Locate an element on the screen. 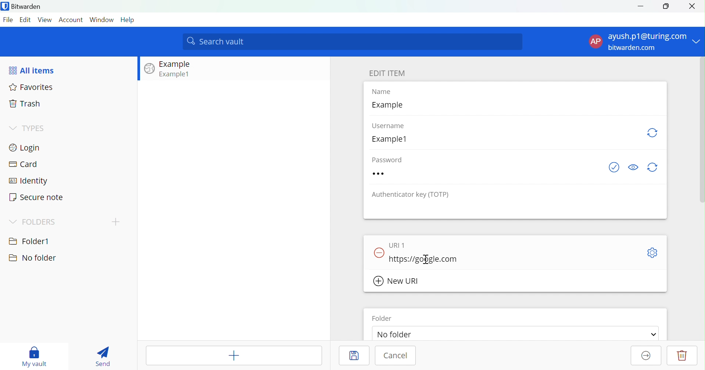 This screenshot has height=370, width=705. https://google.com is located at coordinates (423, 259).